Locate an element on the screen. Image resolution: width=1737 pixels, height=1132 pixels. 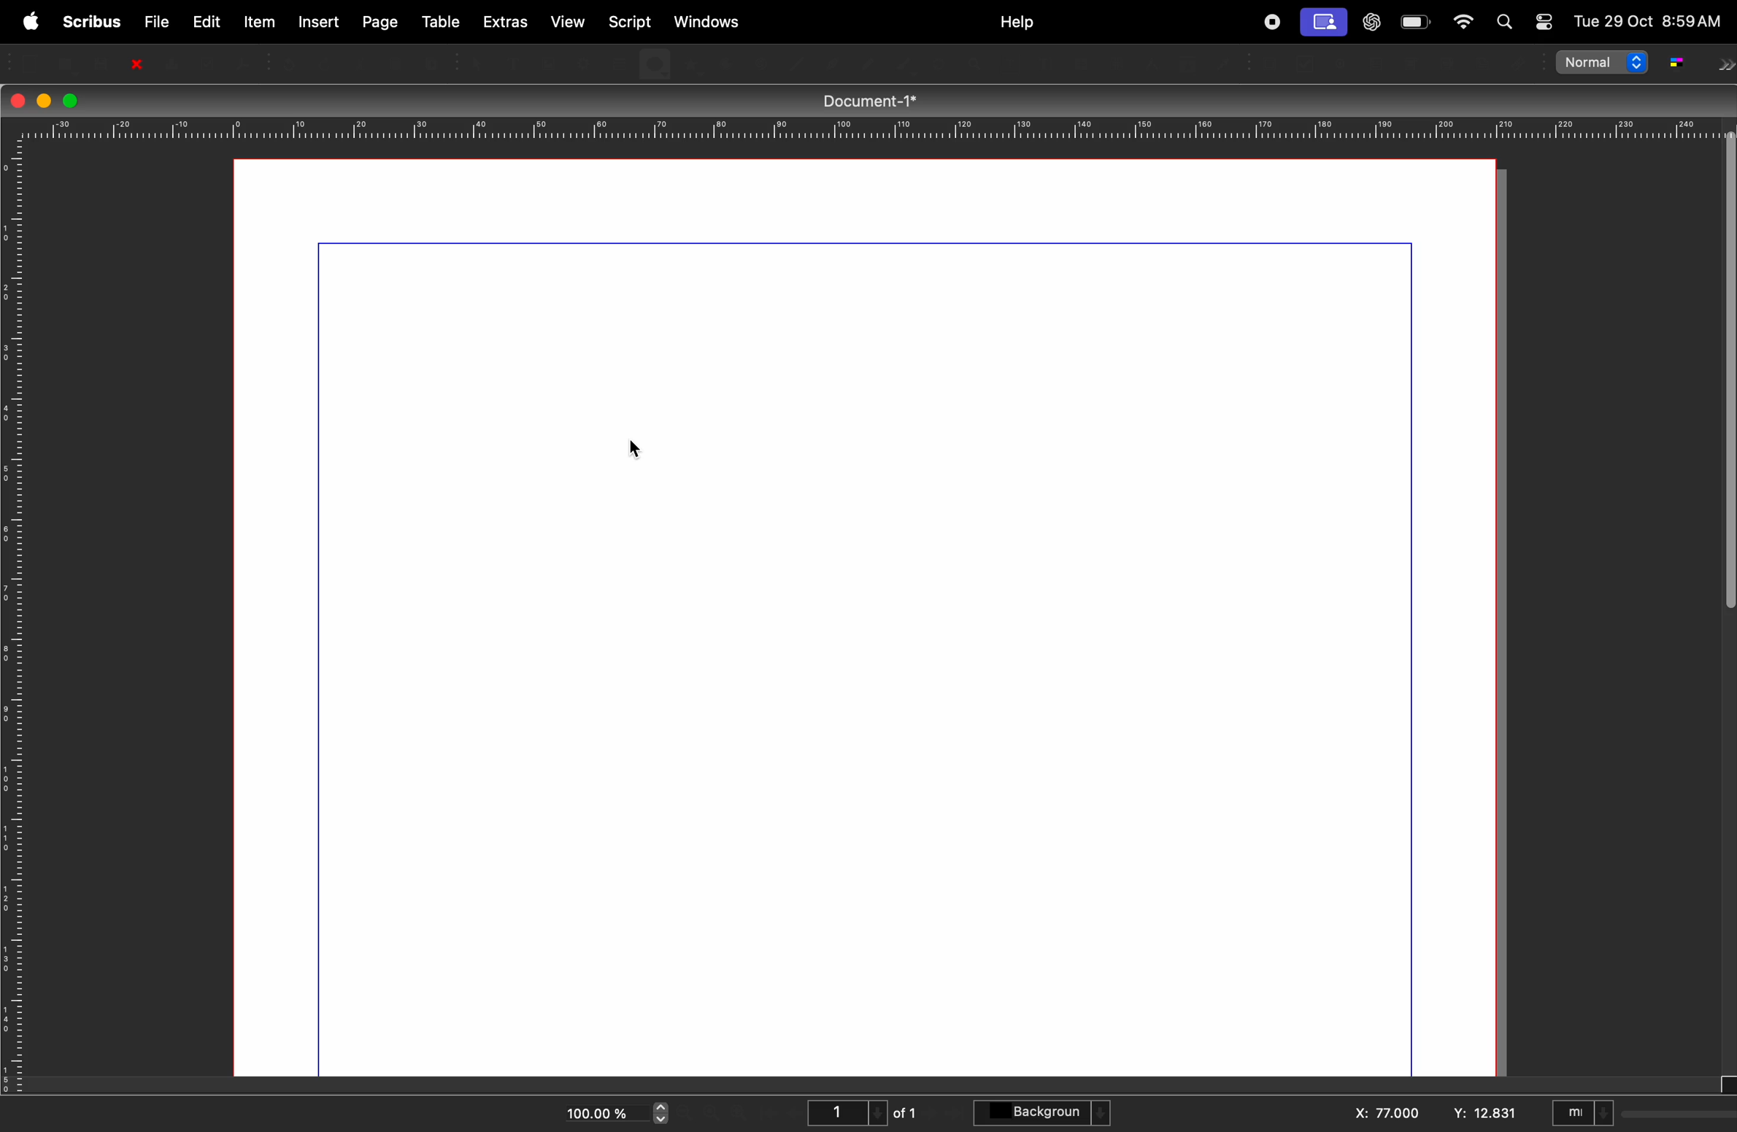
zoom in and out is located at coordinates (662, 1114).